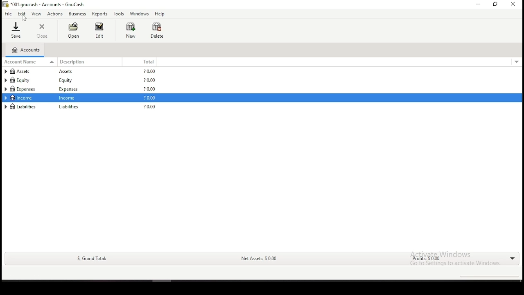  What do you see at coordinates (131, 30) in the screenshot?
I see `new` at bounding box center [131, 30].